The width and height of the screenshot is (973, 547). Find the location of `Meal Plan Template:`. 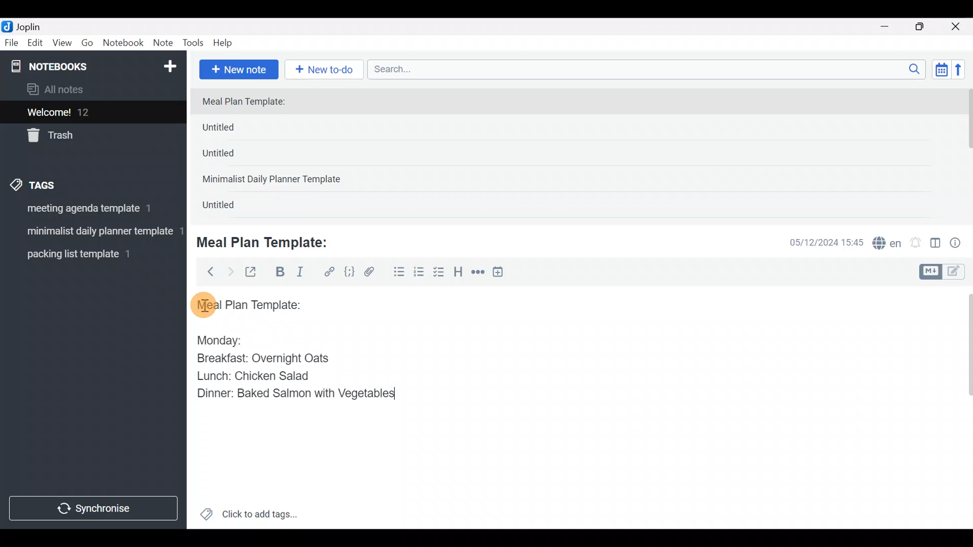

Meal Plan Template: is located at coordinates (250, 102).